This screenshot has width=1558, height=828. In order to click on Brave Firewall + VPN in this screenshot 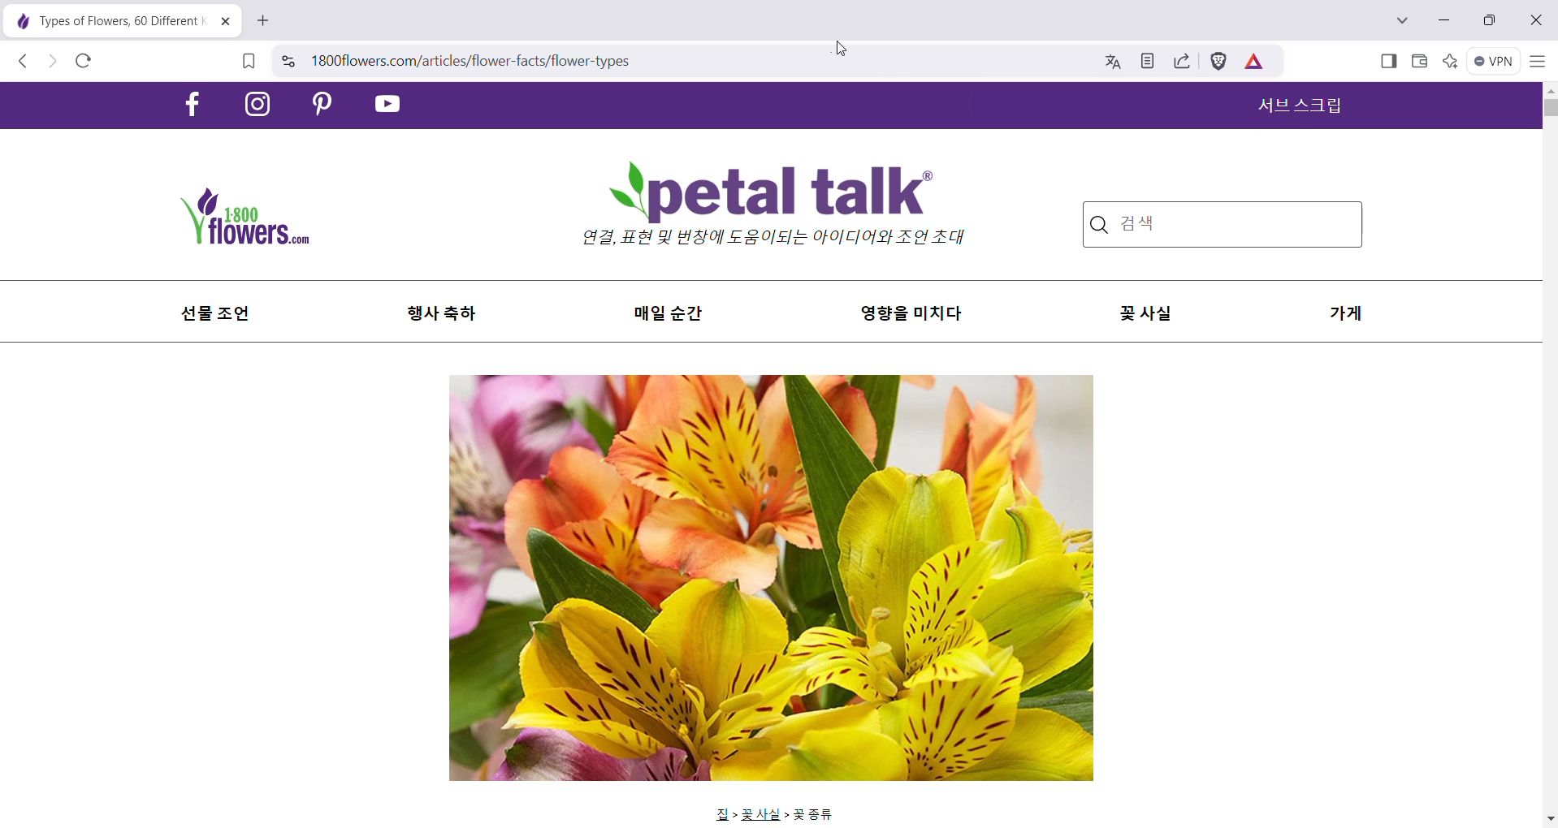, I will do `click(1495, 60)`.